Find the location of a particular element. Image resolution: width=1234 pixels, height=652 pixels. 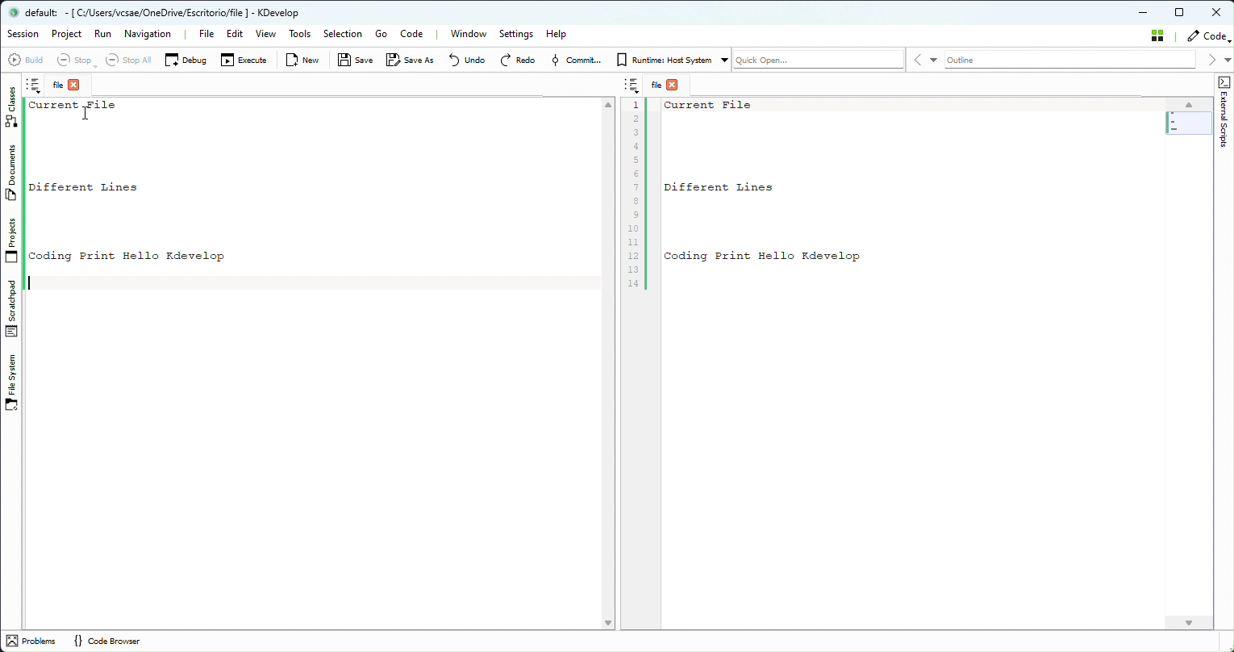

Project is located at coordinates (69, 36).